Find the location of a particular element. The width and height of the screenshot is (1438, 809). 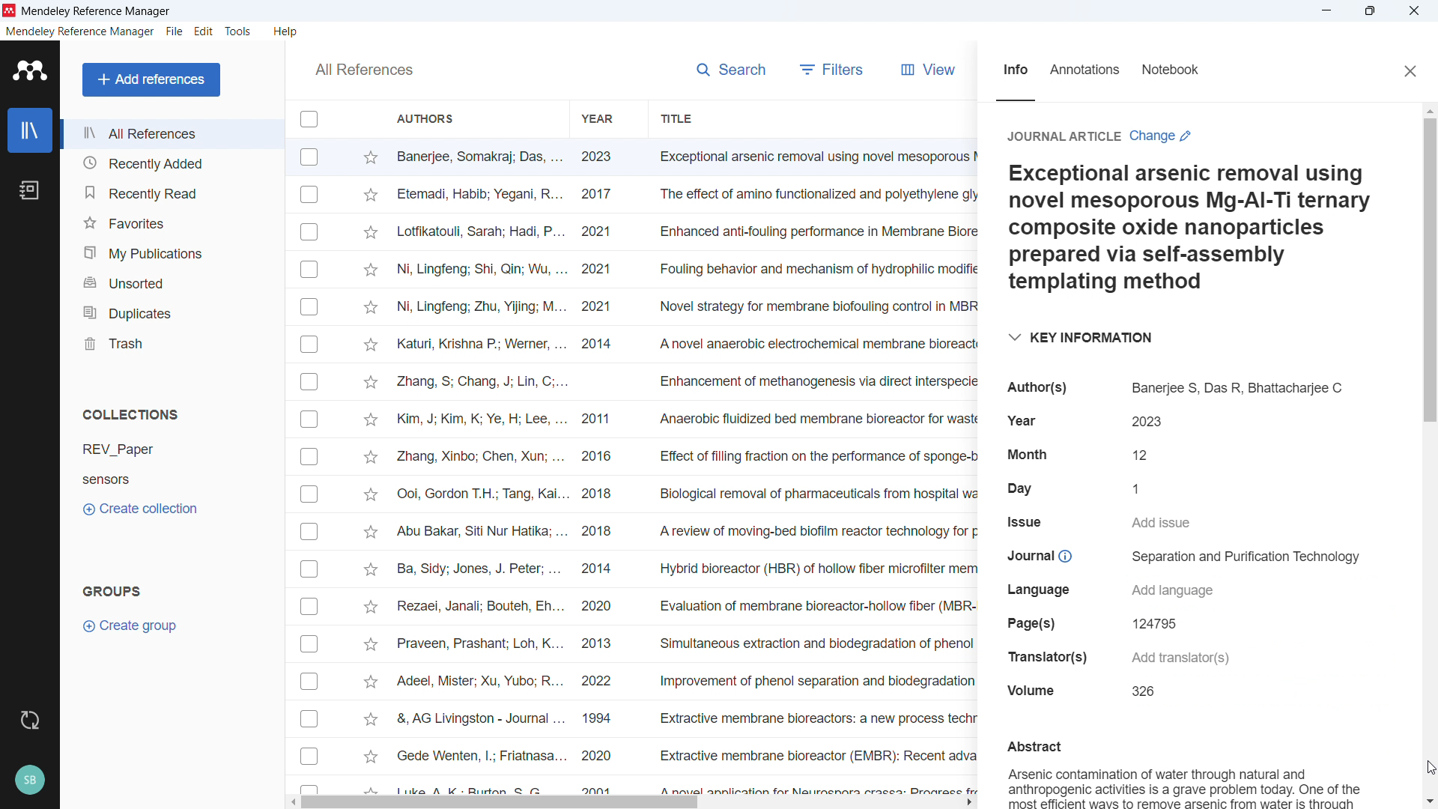

cursor movement is located at coordinates (1429, 764).